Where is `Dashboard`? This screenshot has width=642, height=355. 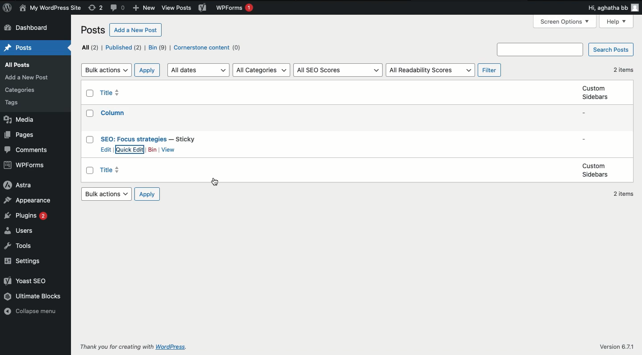
Dashboard is located at coordinates (27, 29).